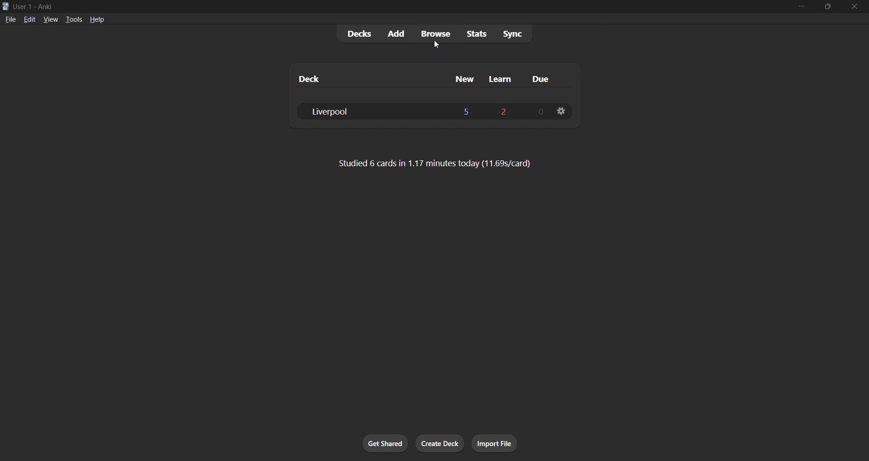  I want to click on import file, so click(497, 443).